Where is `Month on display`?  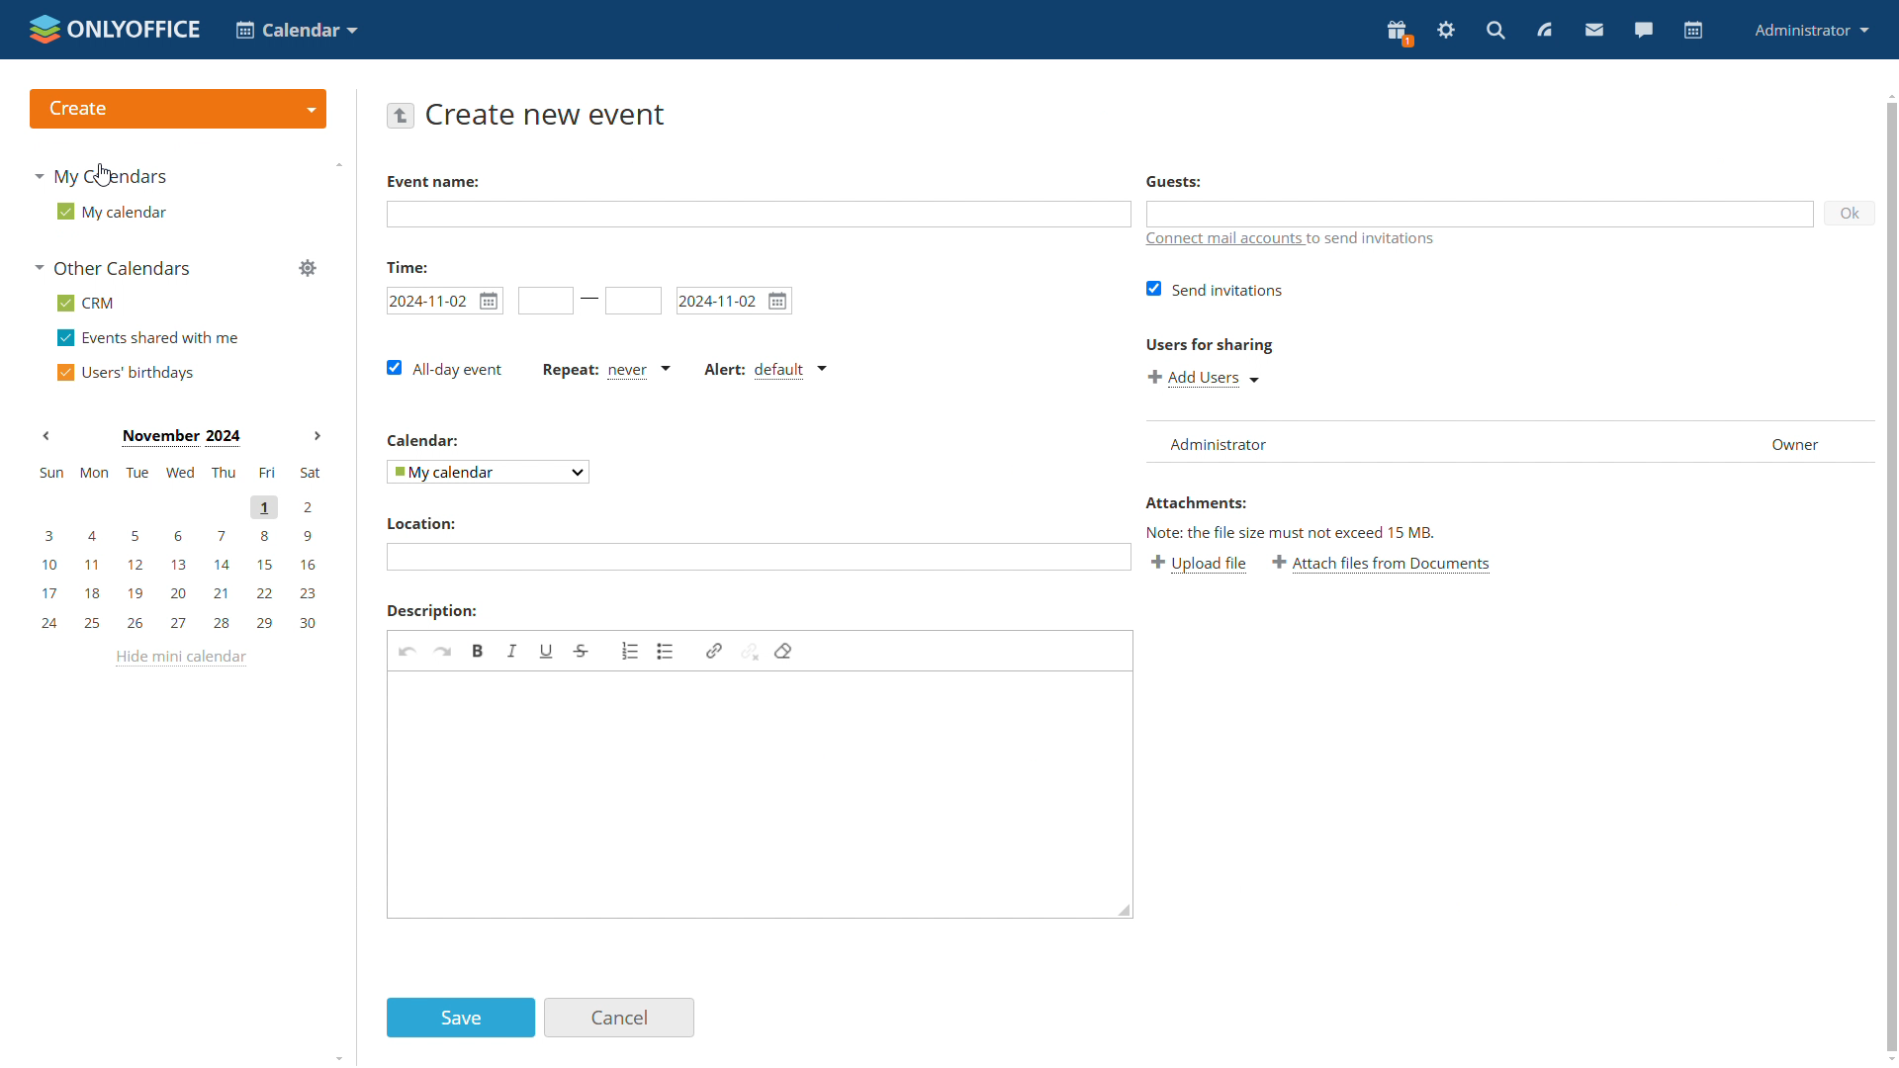
Month on display is located at coordinates (178, 438).